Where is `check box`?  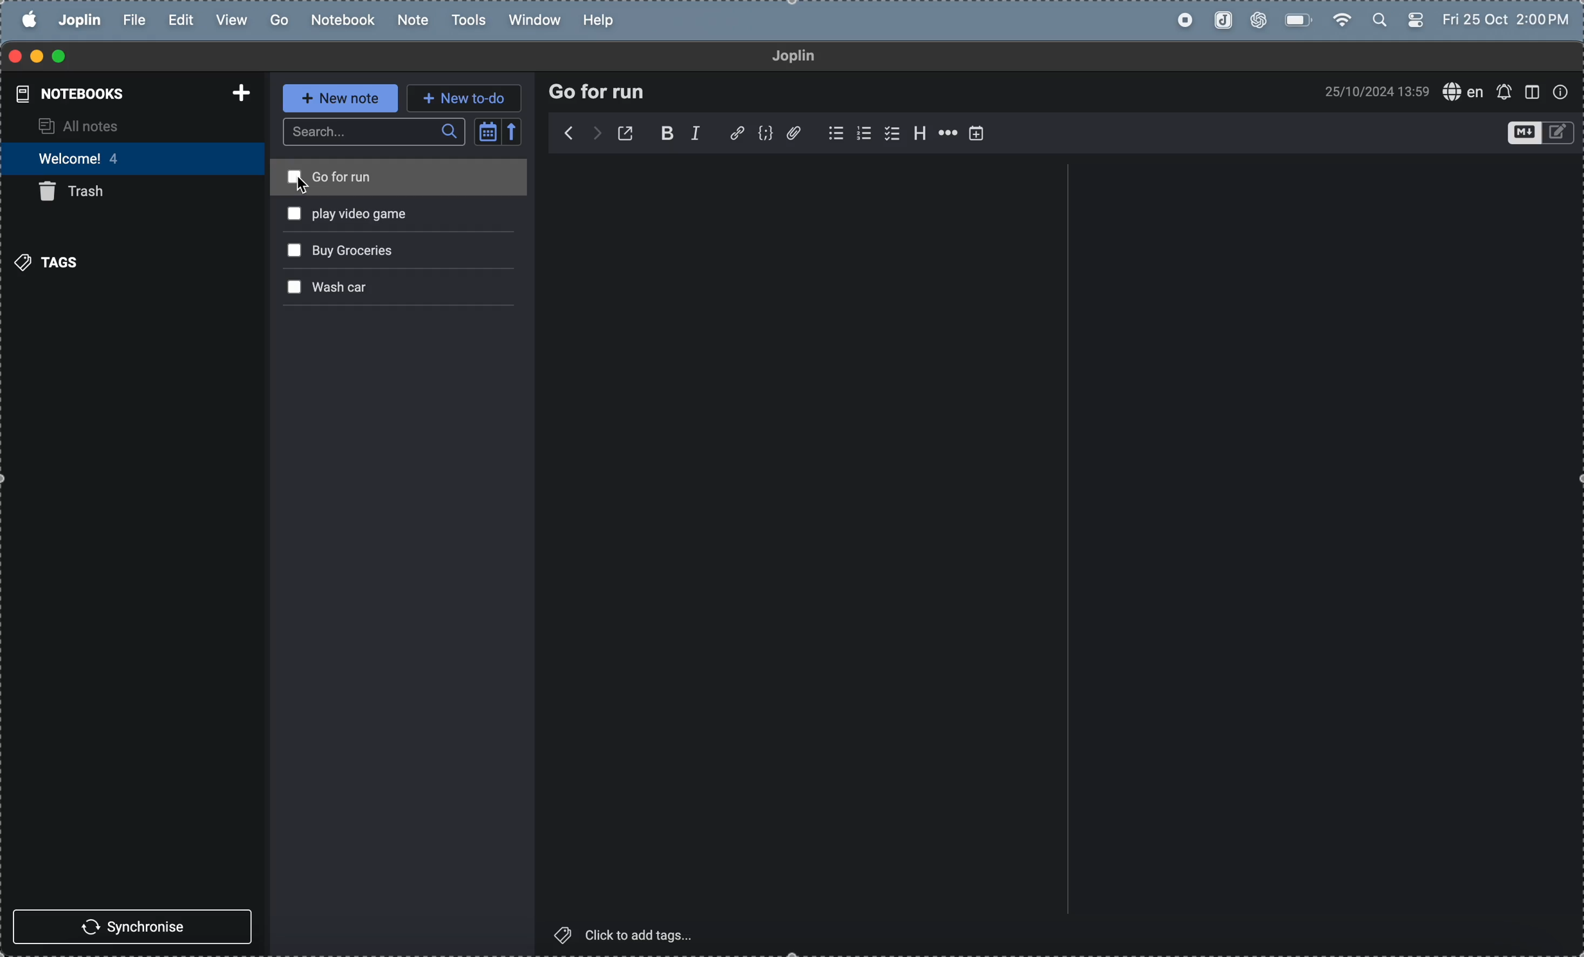
check box is located at coordinates (289, 250).